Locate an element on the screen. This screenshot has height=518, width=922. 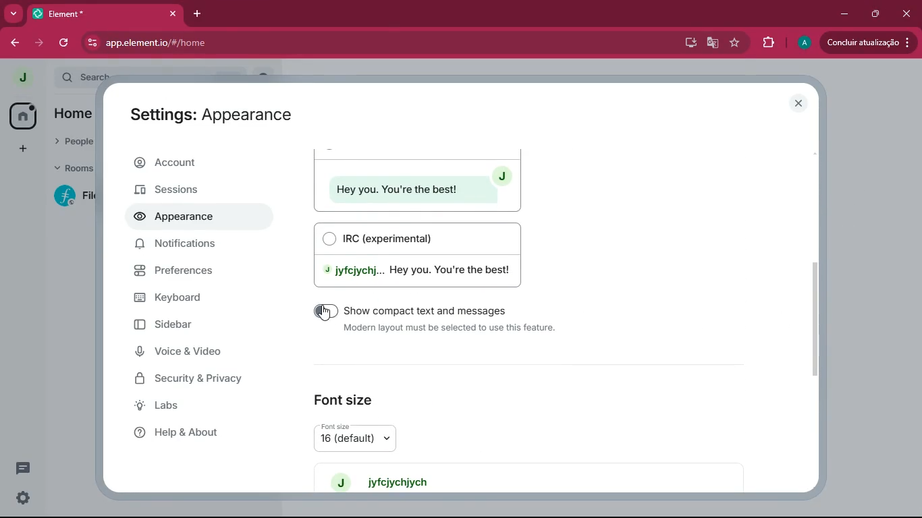
modern is located at coordinates (416, 179).